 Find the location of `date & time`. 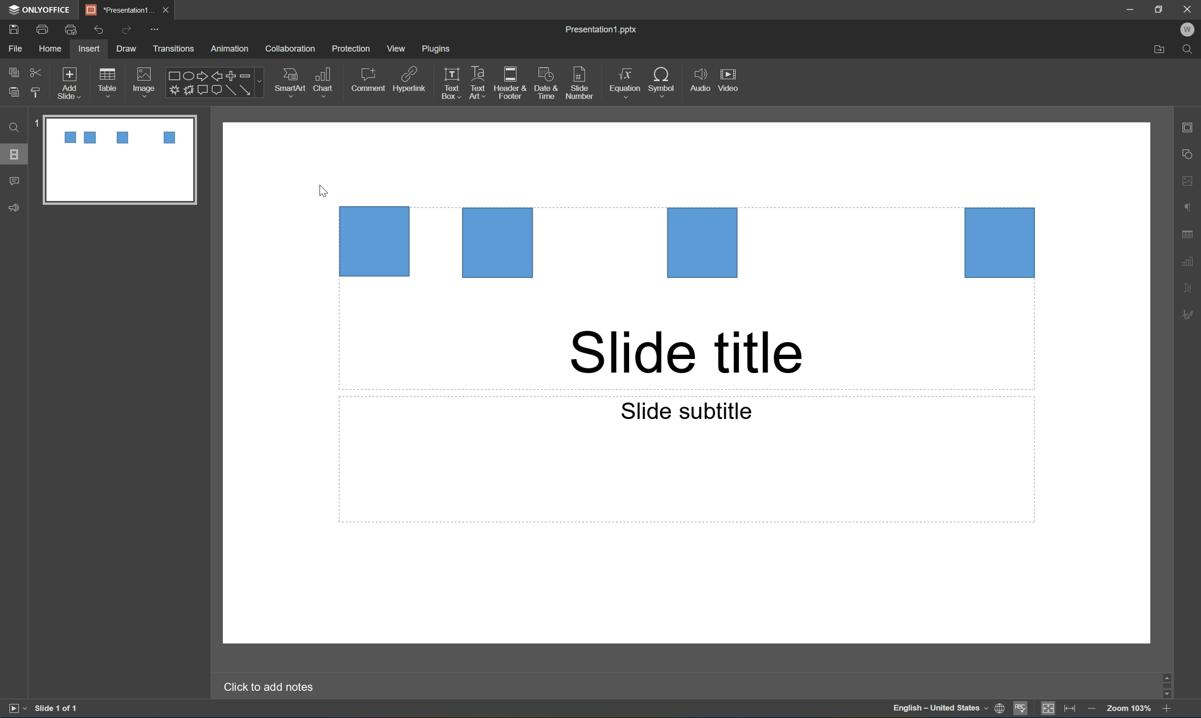

date & time is located at coordinates (548, 85).